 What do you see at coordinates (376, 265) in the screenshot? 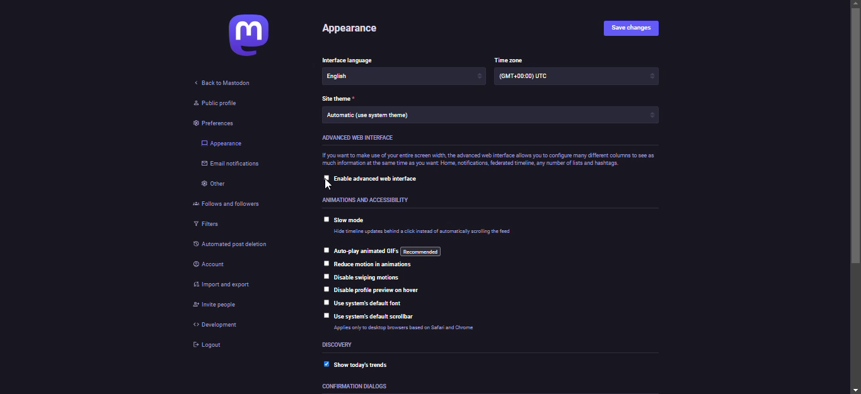
I see `reduce motions in animations` at bounding box center [376, 265].